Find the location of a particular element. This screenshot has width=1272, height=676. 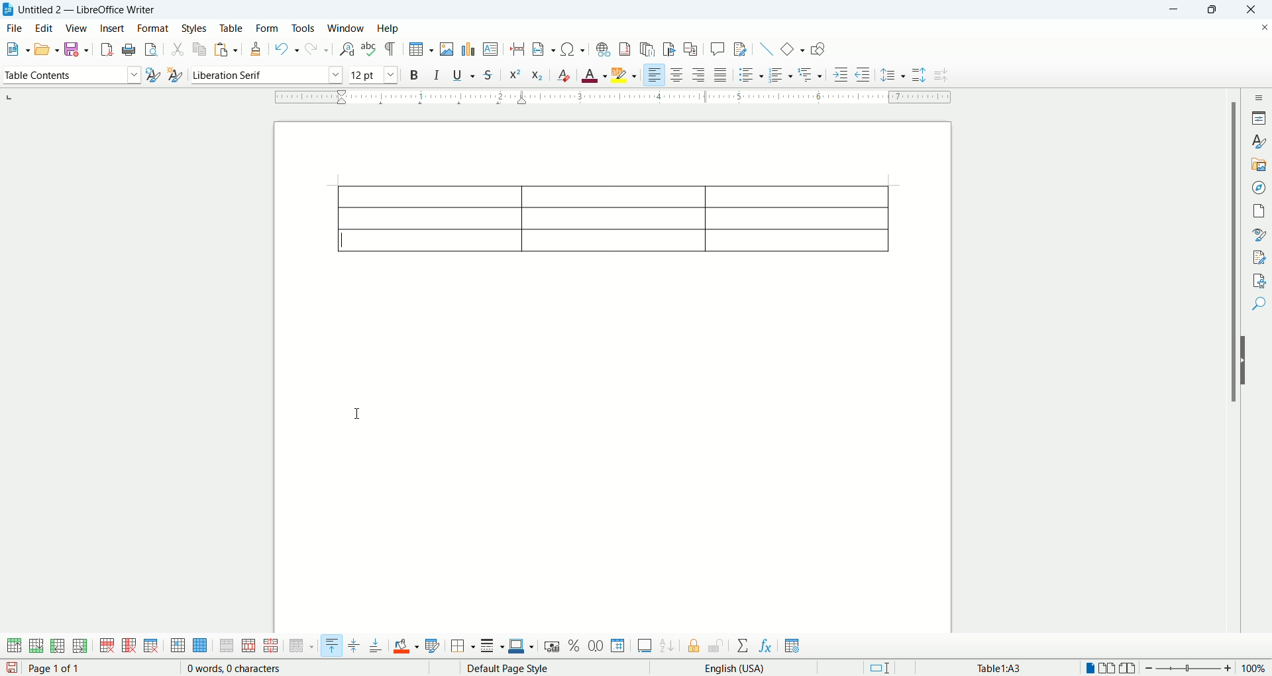

clear formating is located at coordinates (562, 75).